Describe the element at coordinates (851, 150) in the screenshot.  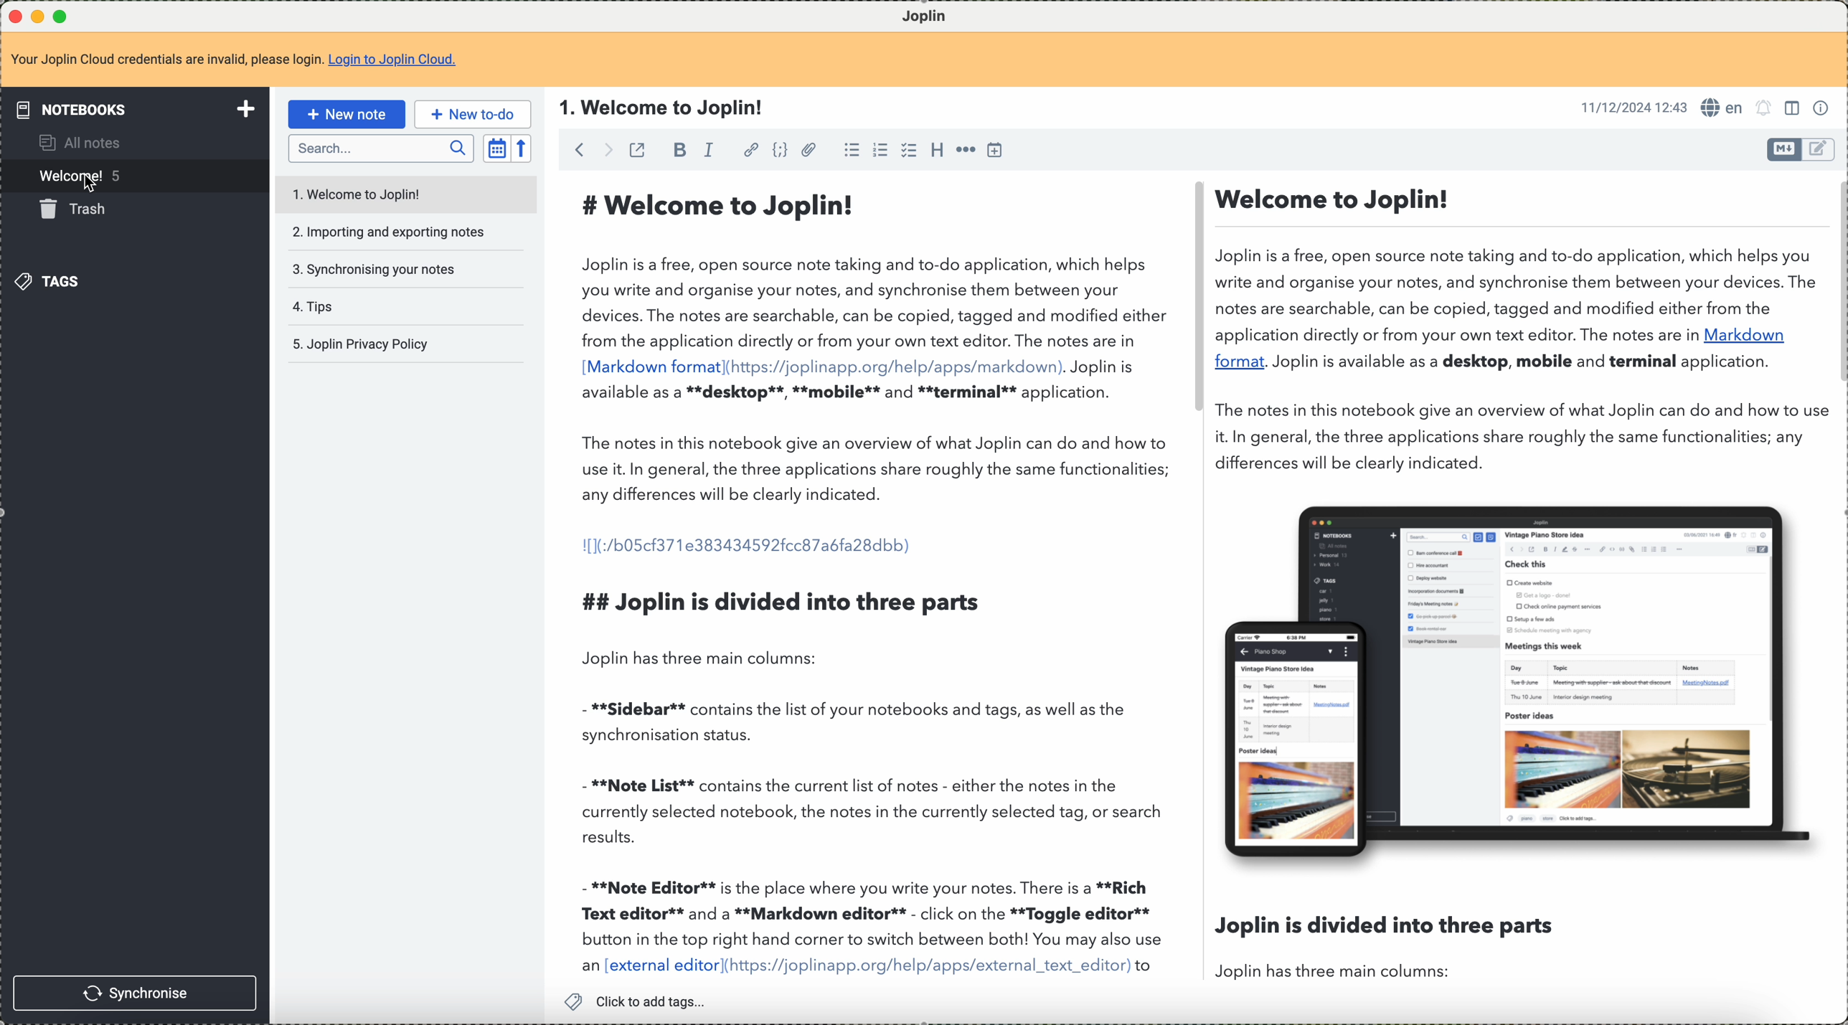
I see `bulleted list` at that location.